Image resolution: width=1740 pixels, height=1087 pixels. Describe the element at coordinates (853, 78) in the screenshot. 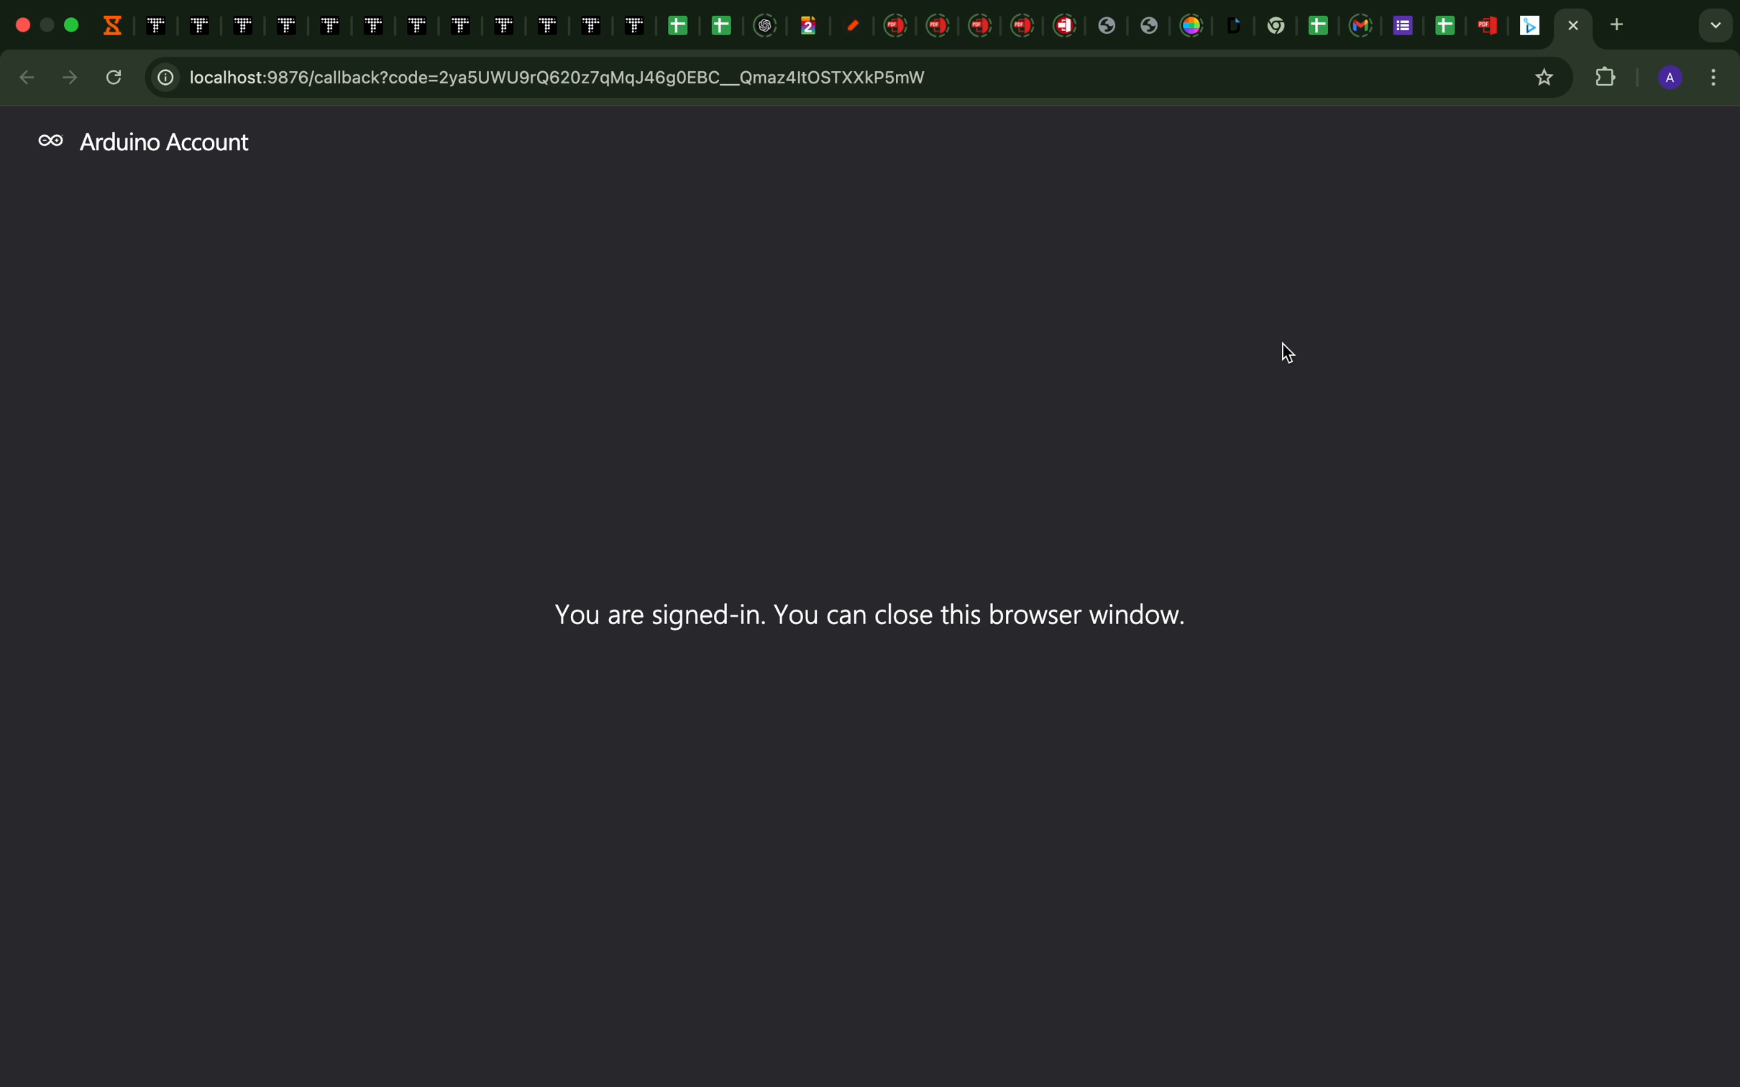

I see `URL` at that location.